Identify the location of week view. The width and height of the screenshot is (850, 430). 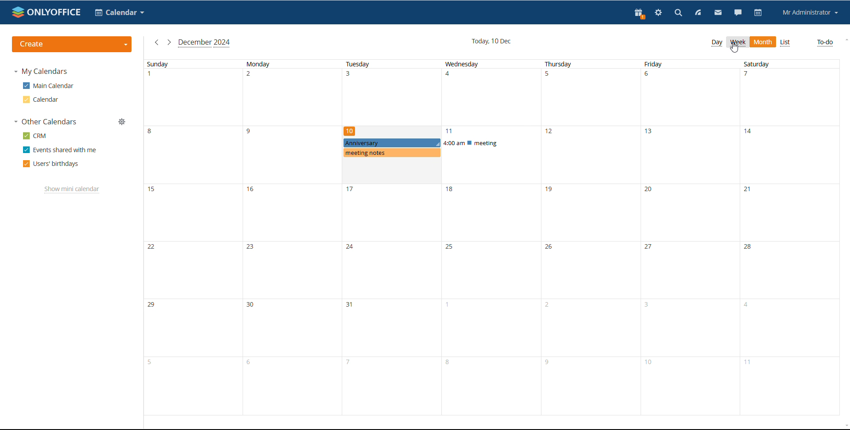
(738, 42).